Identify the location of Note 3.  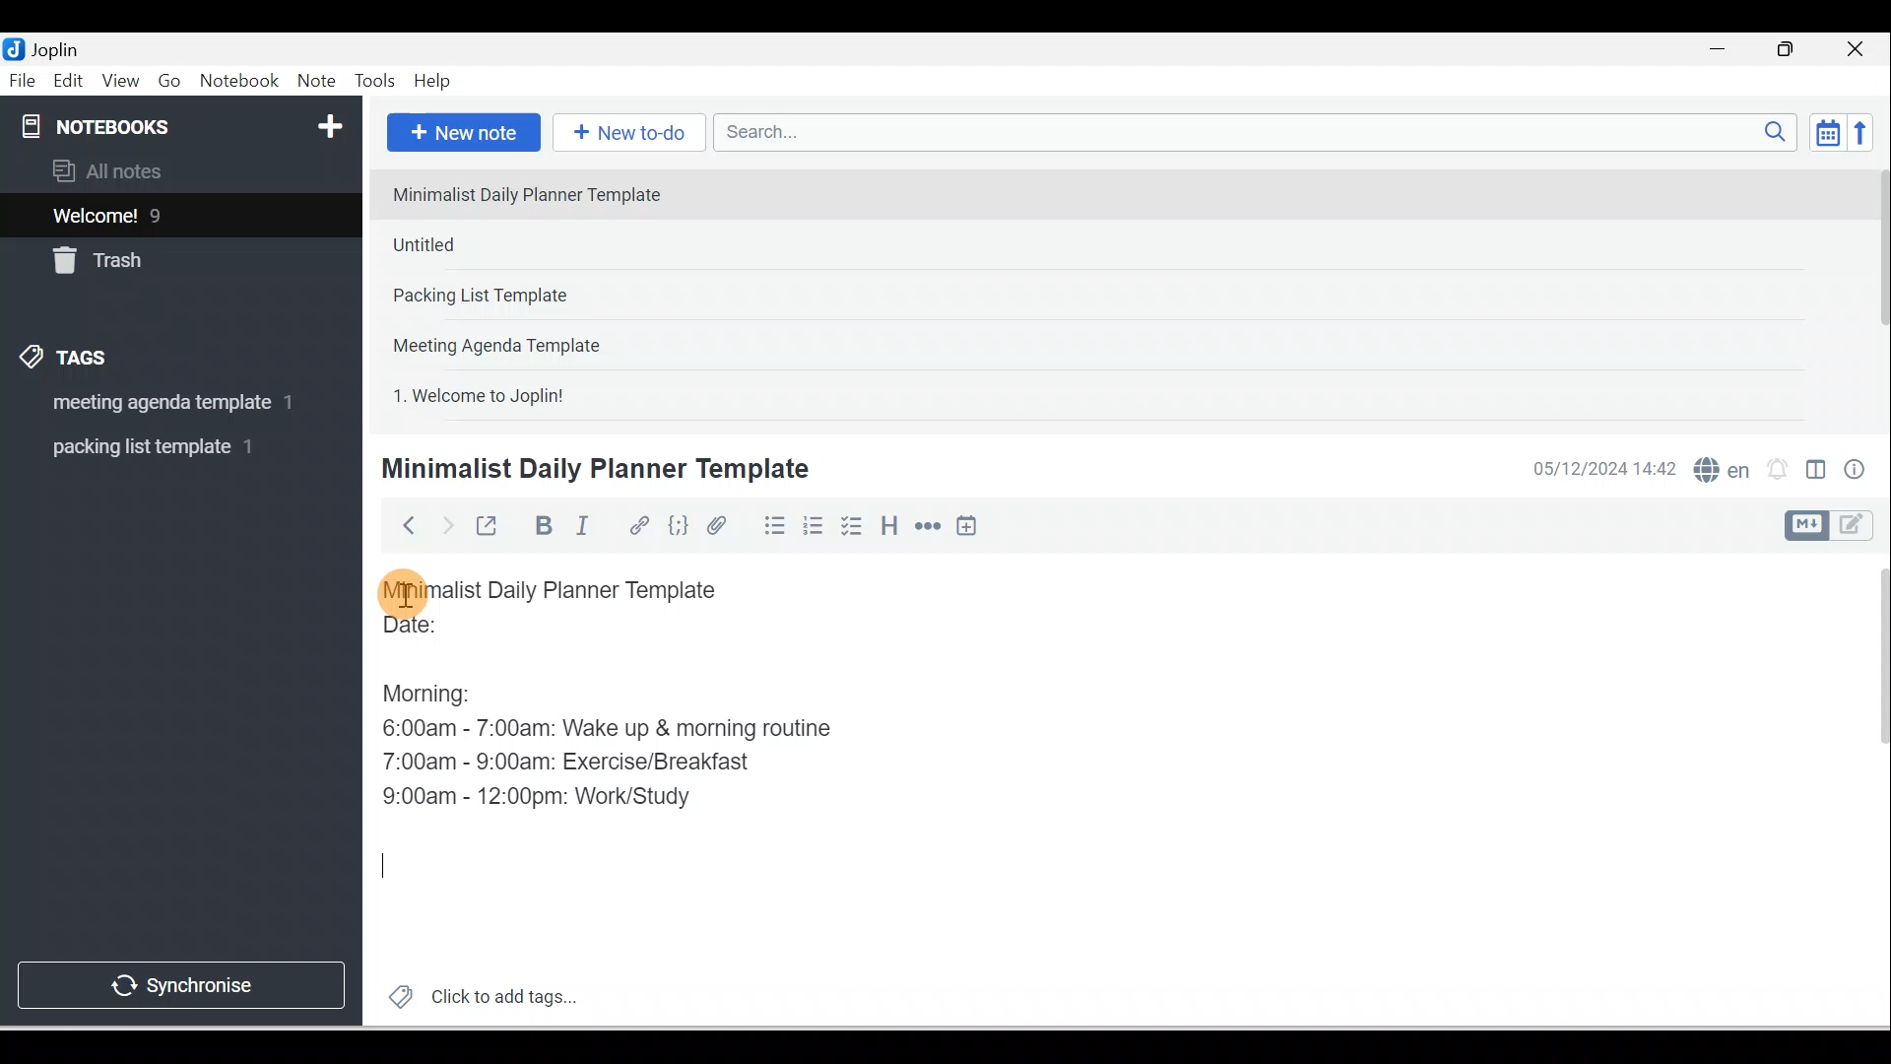
(543, 297).